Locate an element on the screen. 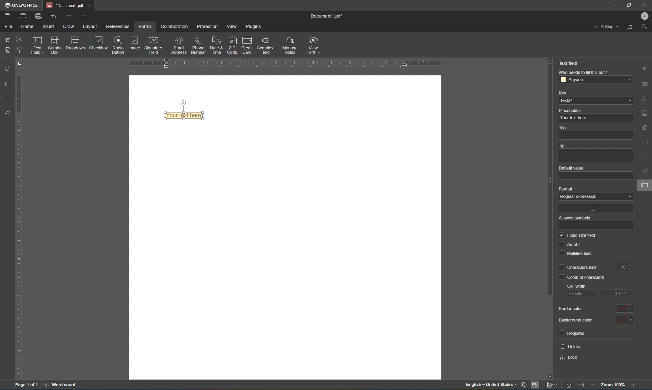  find is located at coordinates (646, 27).